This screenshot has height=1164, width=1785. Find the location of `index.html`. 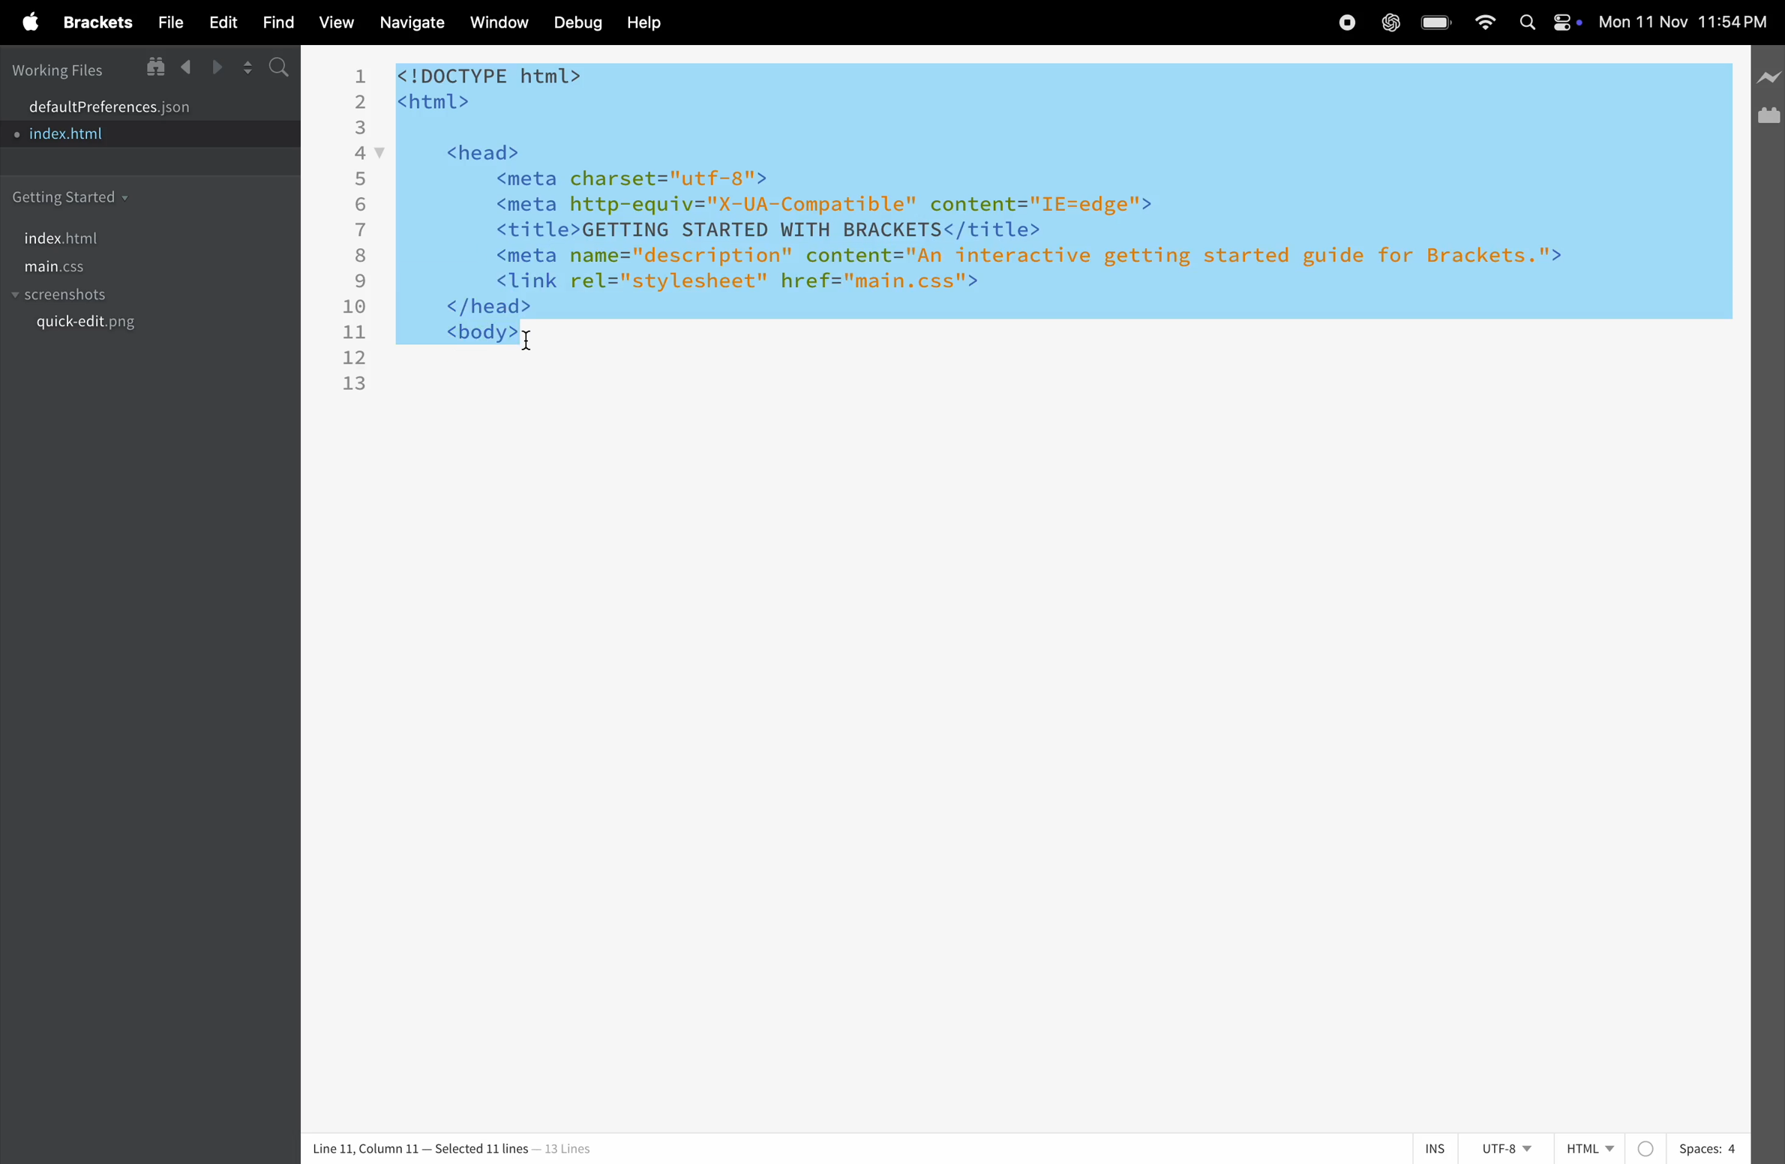

index.html is located at coordinates (127, 135).